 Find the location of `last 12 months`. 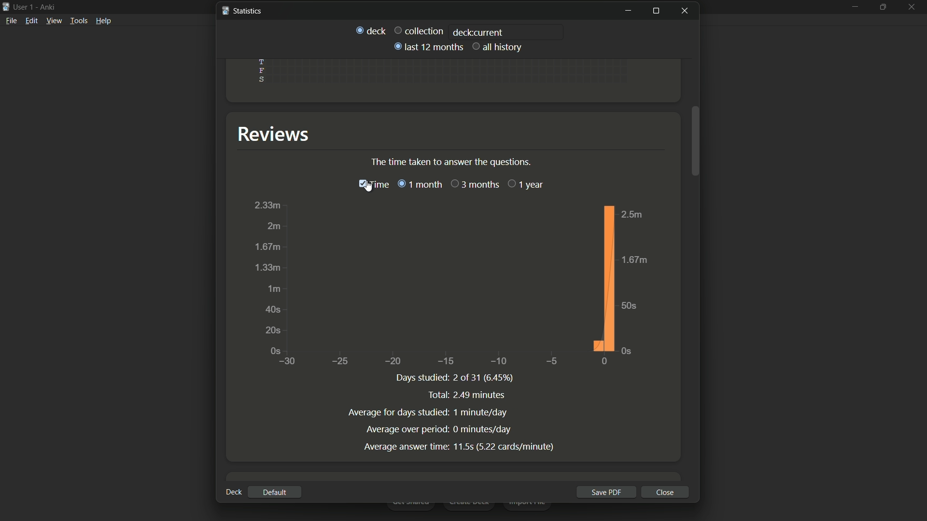

last 12 months is located at coordinates (427, 47).